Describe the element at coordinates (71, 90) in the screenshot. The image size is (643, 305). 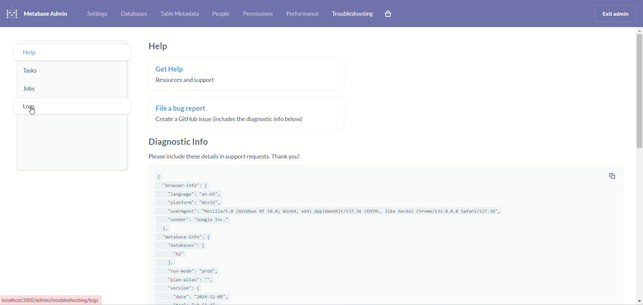
I see `jobs` at that location.